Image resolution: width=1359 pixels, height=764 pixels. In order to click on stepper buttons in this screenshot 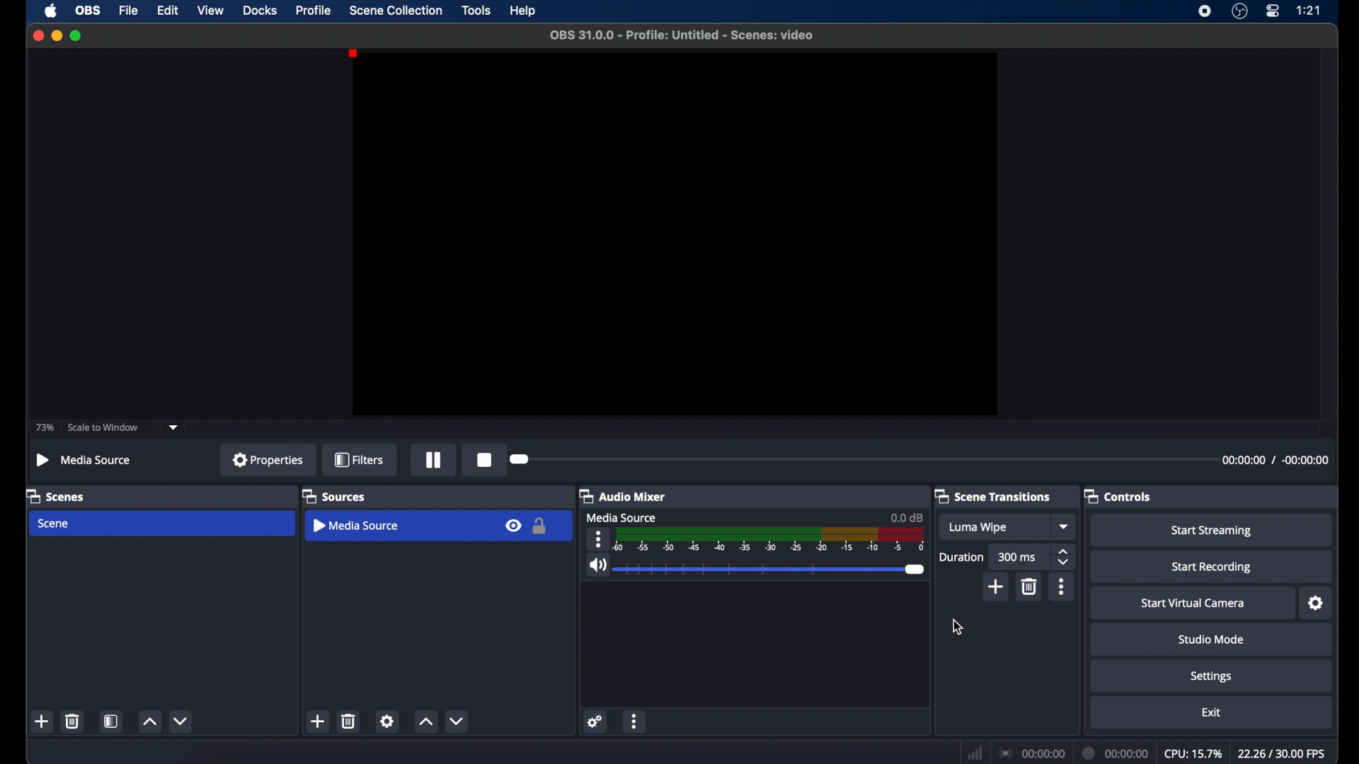, I will do `click(1065, 557)`.